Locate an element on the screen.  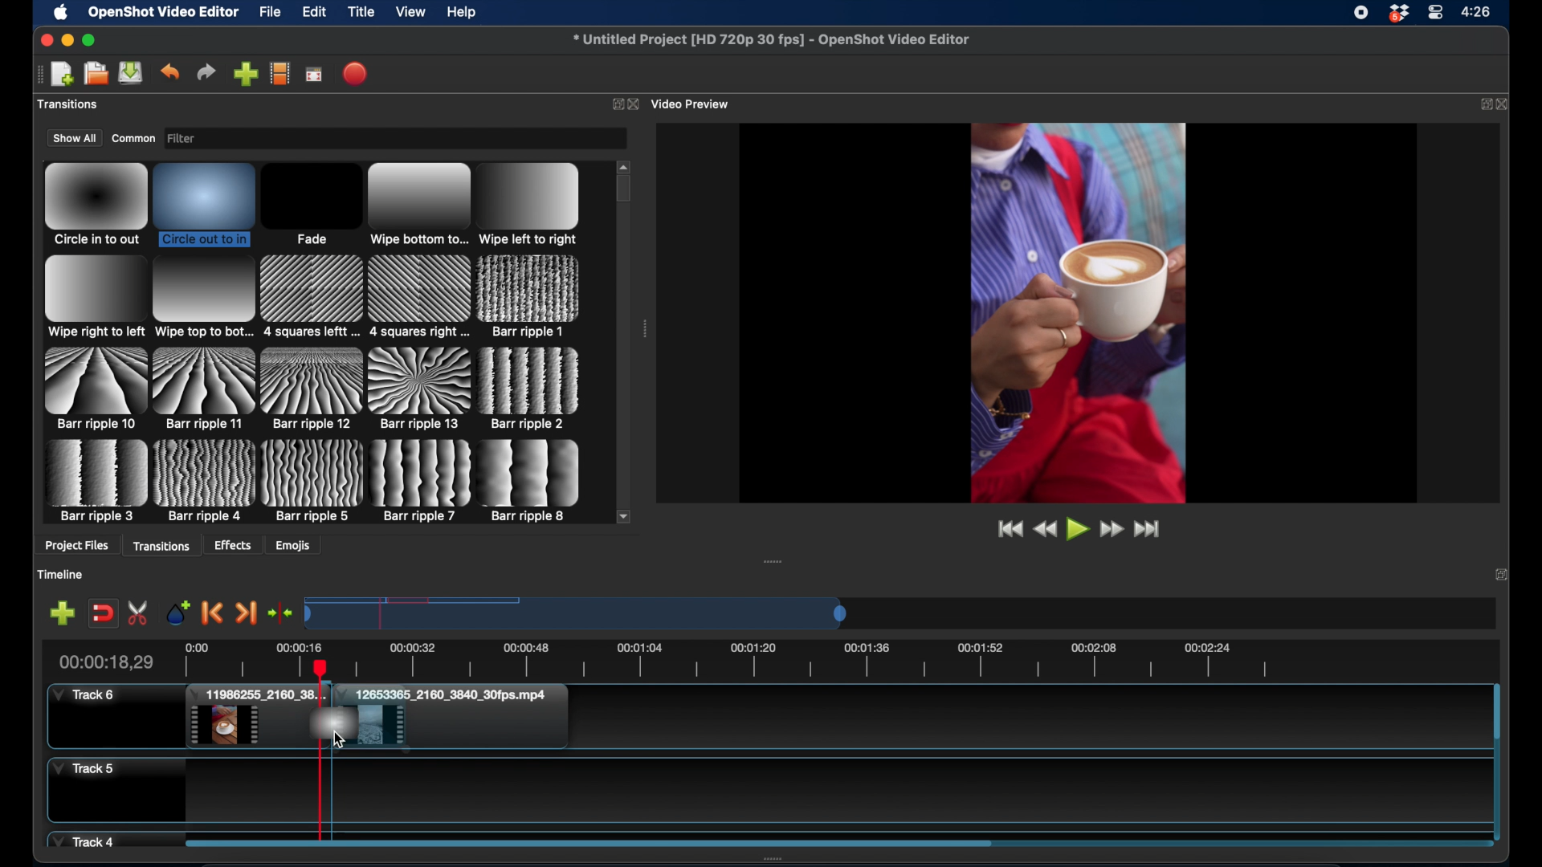
transition is located at coordinates (96, 205).